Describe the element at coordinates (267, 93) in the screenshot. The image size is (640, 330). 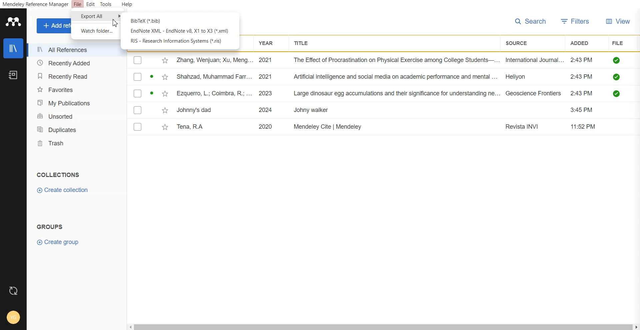
I see `2023` at that location.